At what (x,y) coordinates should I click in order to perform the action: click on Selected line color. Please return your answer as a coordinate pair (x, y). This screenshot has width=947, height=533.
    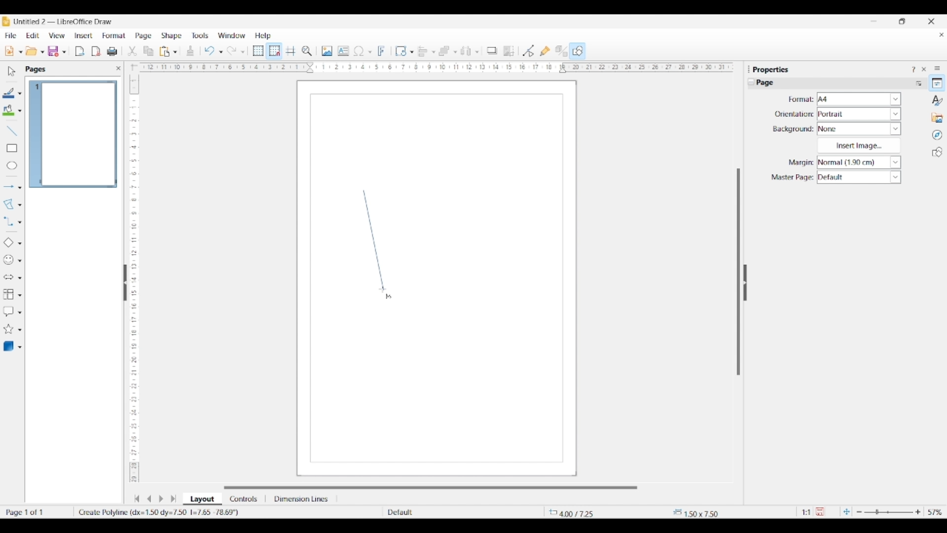
    Looking at the image, I should click on (9, 93).